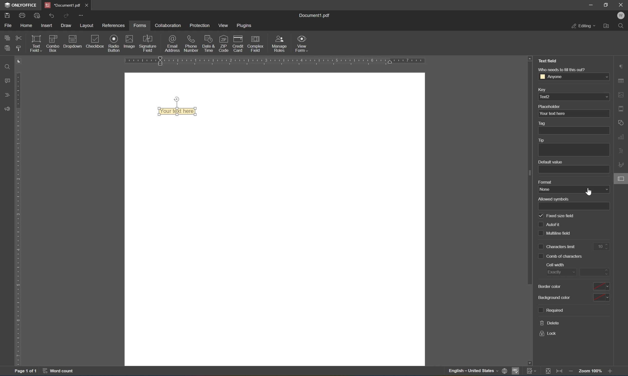 The image size is (628, 376). What do you see at coordinates (547, 372) in the screenshot?
I see `fit to slide` at bounding box center [547, 372].